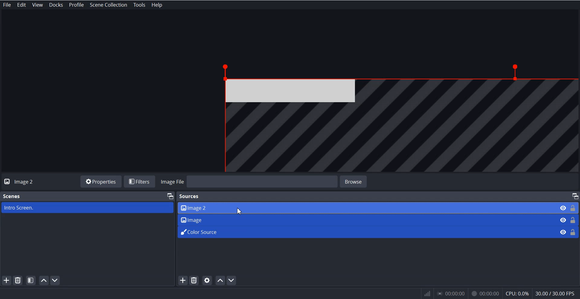  Describe the element at coordinates (557, 293) in the screenshot. I see `30.007 30.00 EPs` at that location.